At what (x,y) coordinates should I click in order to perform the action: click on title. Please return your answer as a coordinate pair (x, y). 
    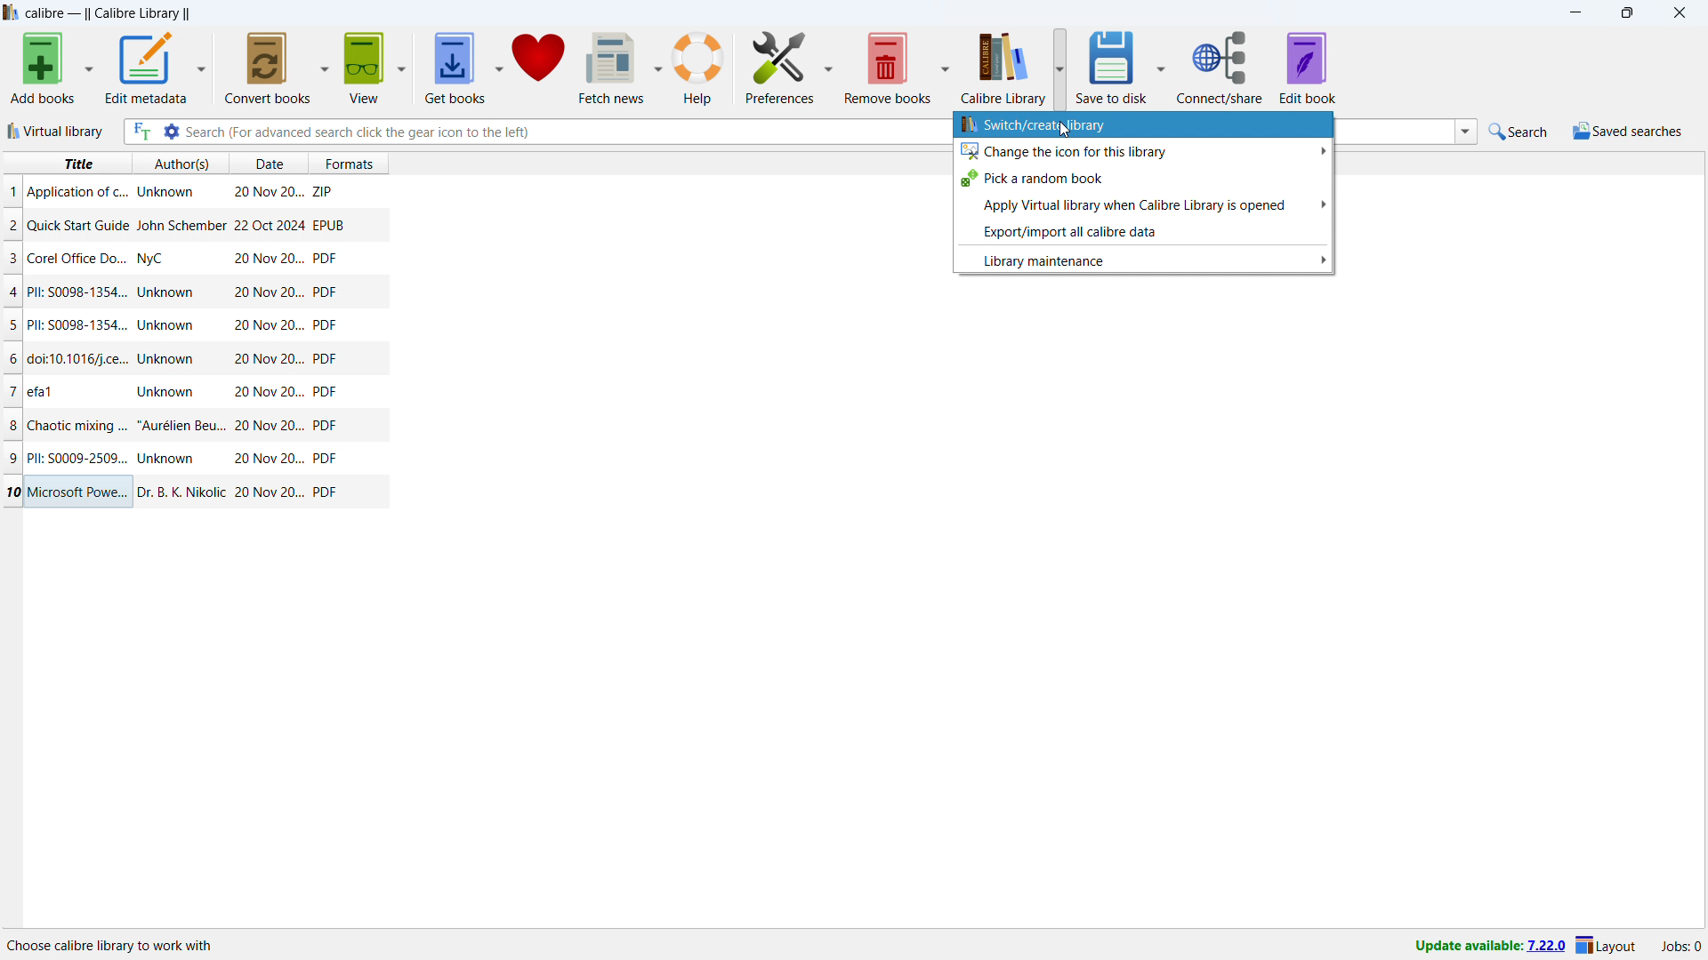
    Looking at the image, I should click on (109, 14).